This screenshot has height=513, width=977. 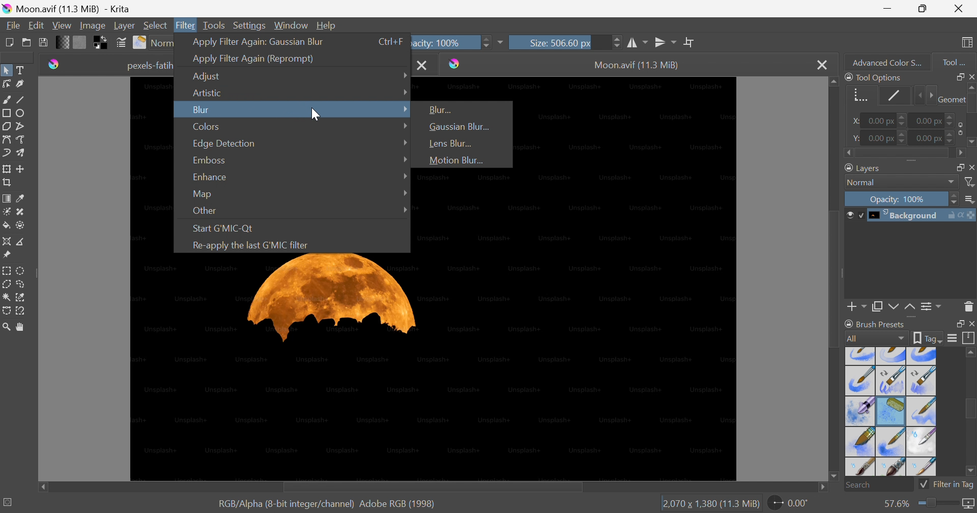 I want to click on Polyline tool, so click(x=22, y=126).